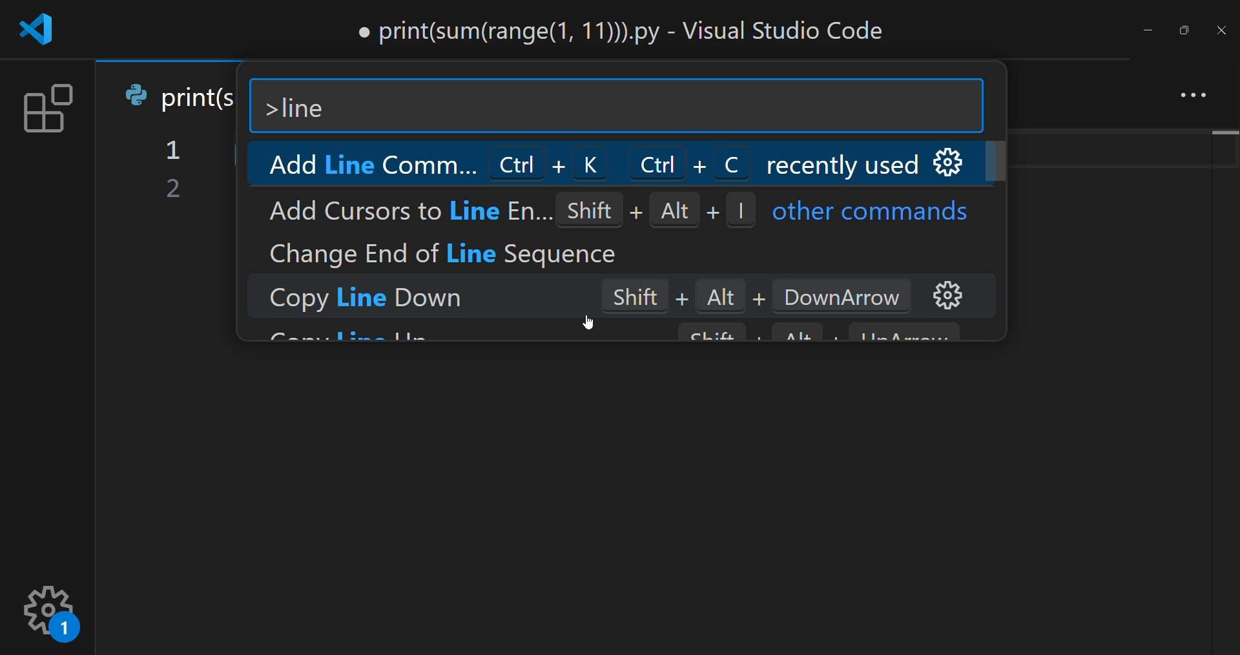 The height and width of the screenshot is (655, 1240). Describe the element at coordinates (949, 296) in the screenshot. I see `option setting` at that location.